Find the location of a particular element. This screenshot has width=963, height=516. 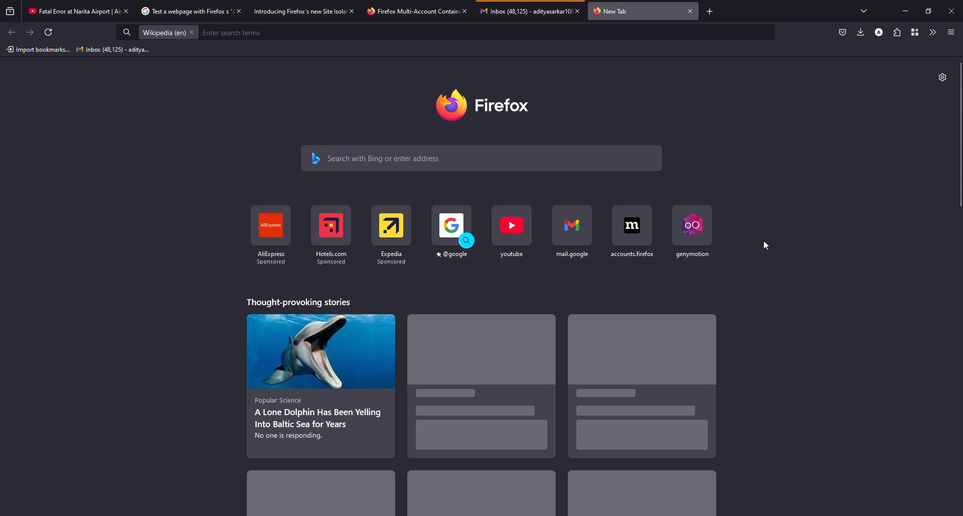

mail.google is located at coordinates (572, 232).